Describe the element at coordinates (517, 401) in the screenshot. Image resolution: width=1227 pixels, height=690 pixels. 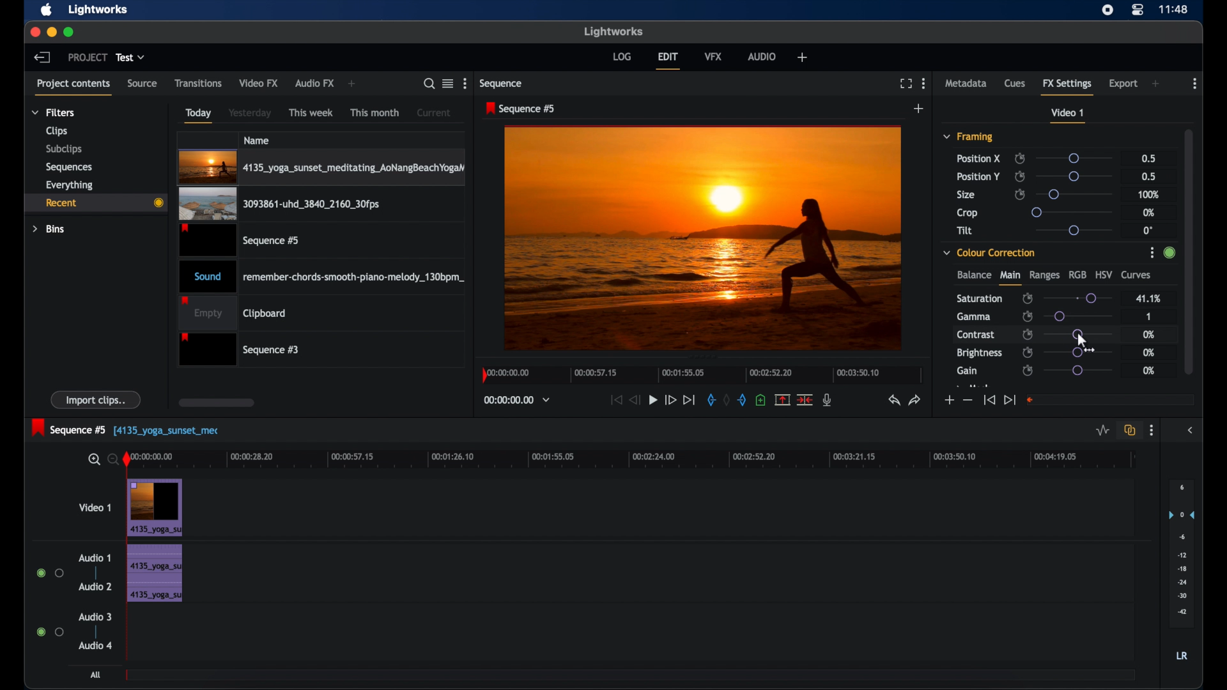
I see `timecodes and reels` at that location.